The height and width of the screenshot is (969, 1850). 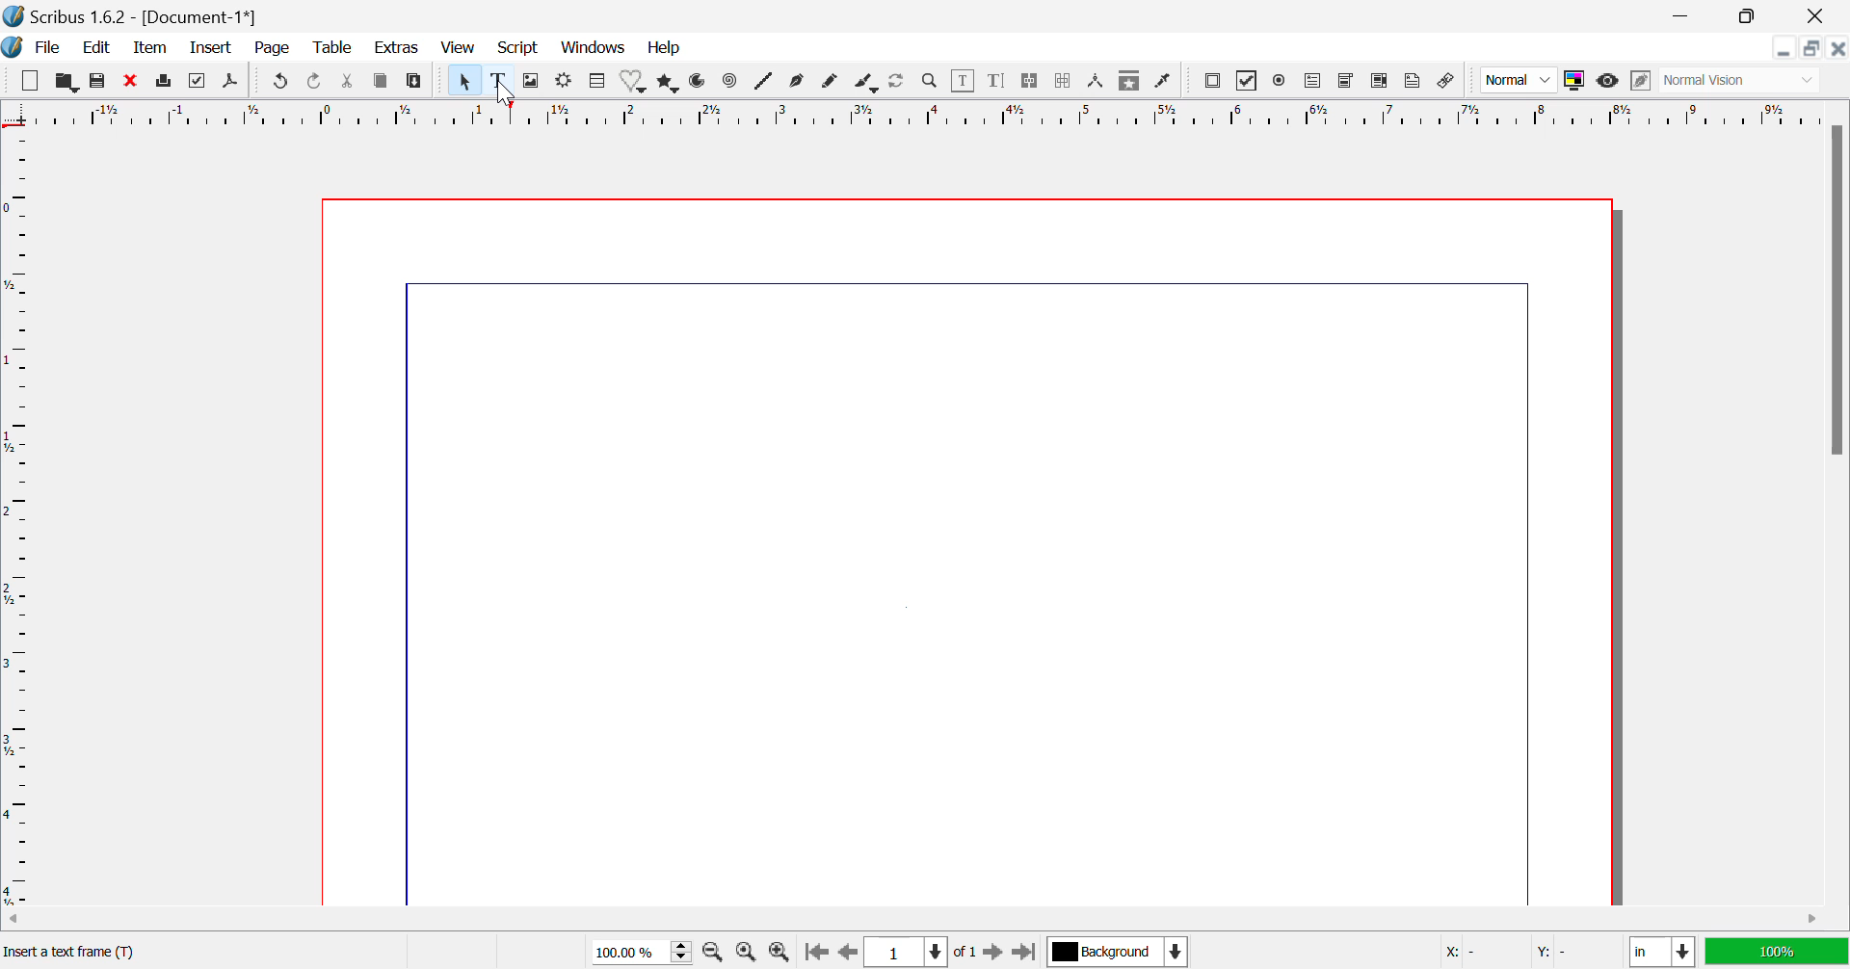 I want to click on Help, so click(x=664, y=49).